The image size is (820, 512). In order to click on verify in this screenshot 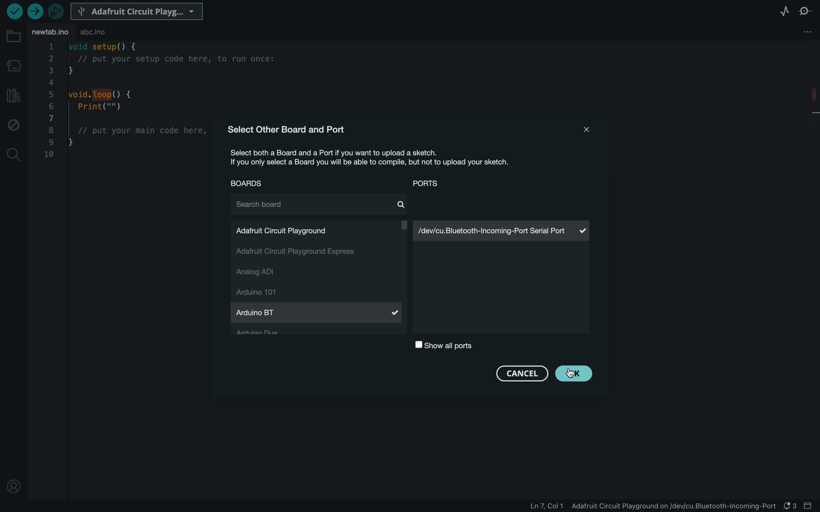, I will do `click(14, 13)`.